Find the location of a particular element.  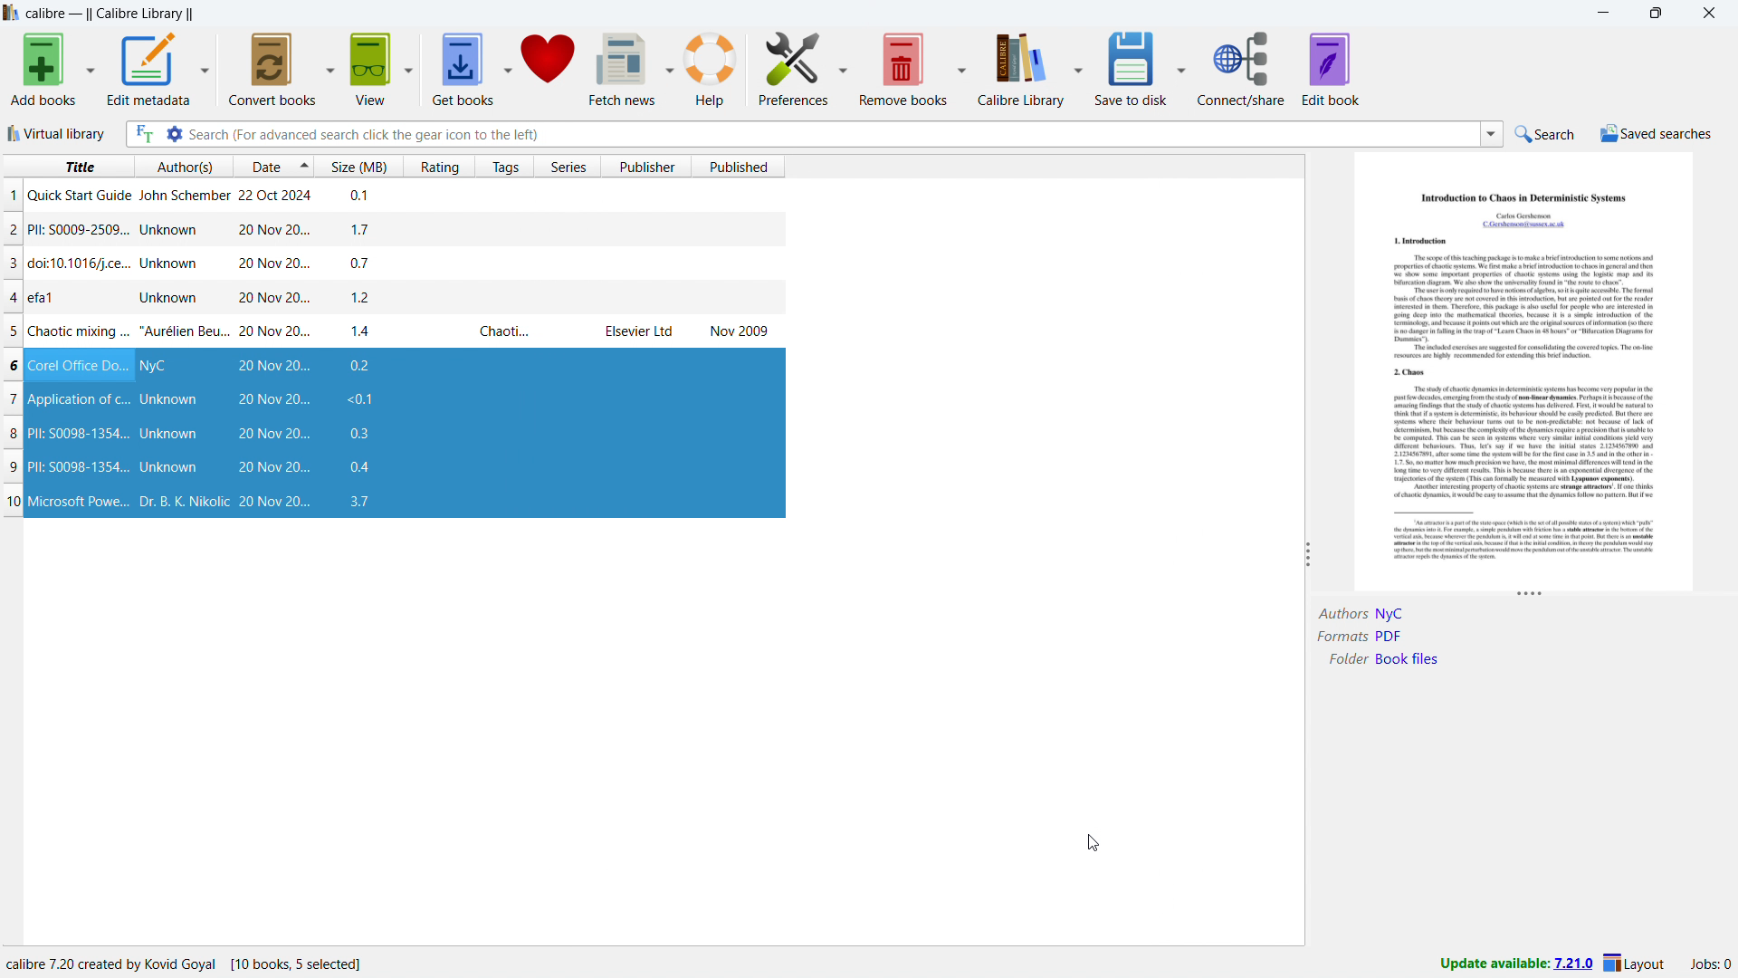

help is located at coordinates (710, 72).